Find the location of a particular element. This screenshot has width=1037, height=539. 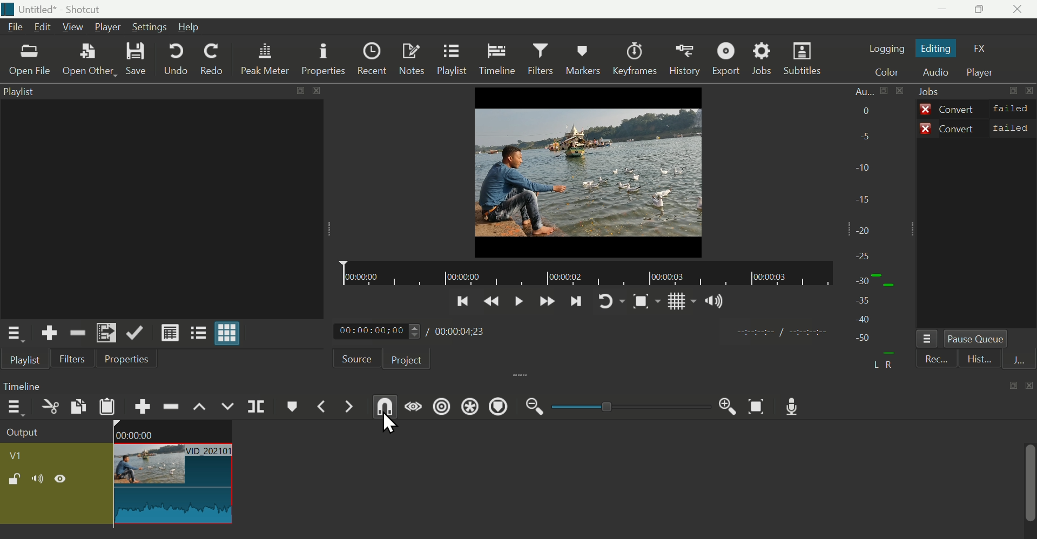

Editing is located at coordinates (940, 49).